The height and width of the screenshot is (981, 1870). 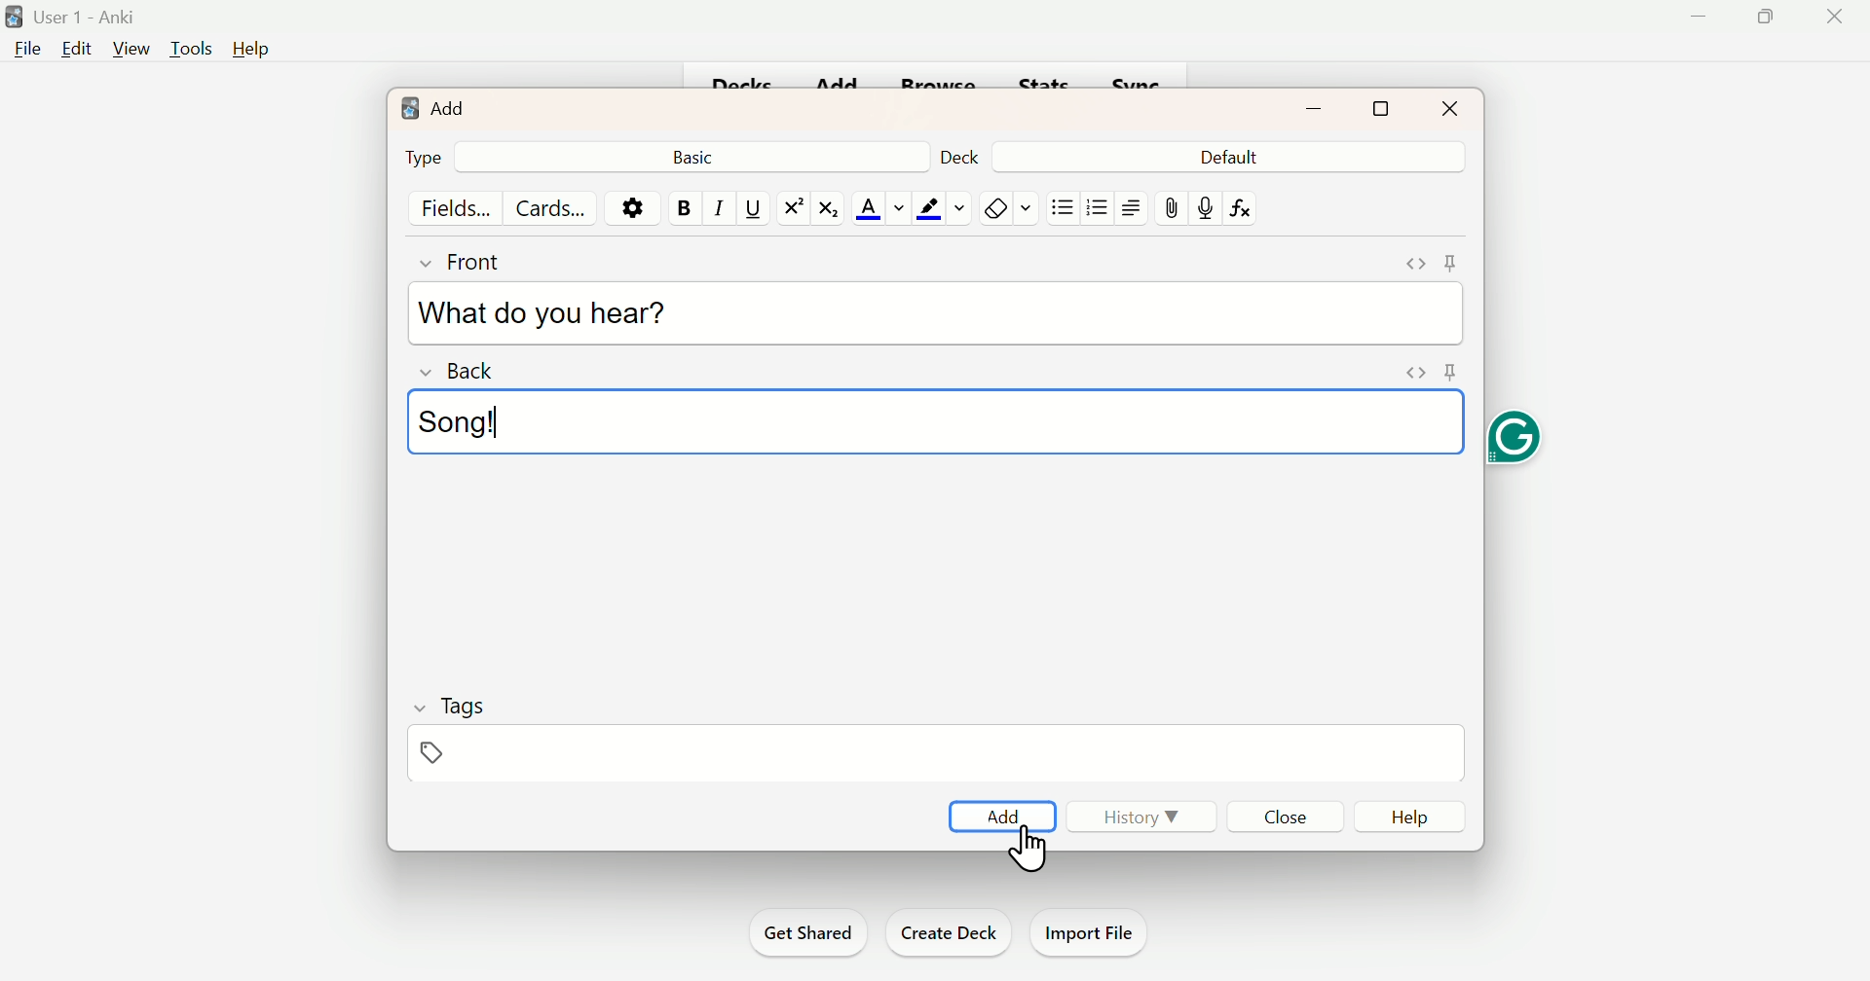 What do you see at coordinates (628, 208) in the screenshot?
I see `Options` at bounding box center [628, 208].